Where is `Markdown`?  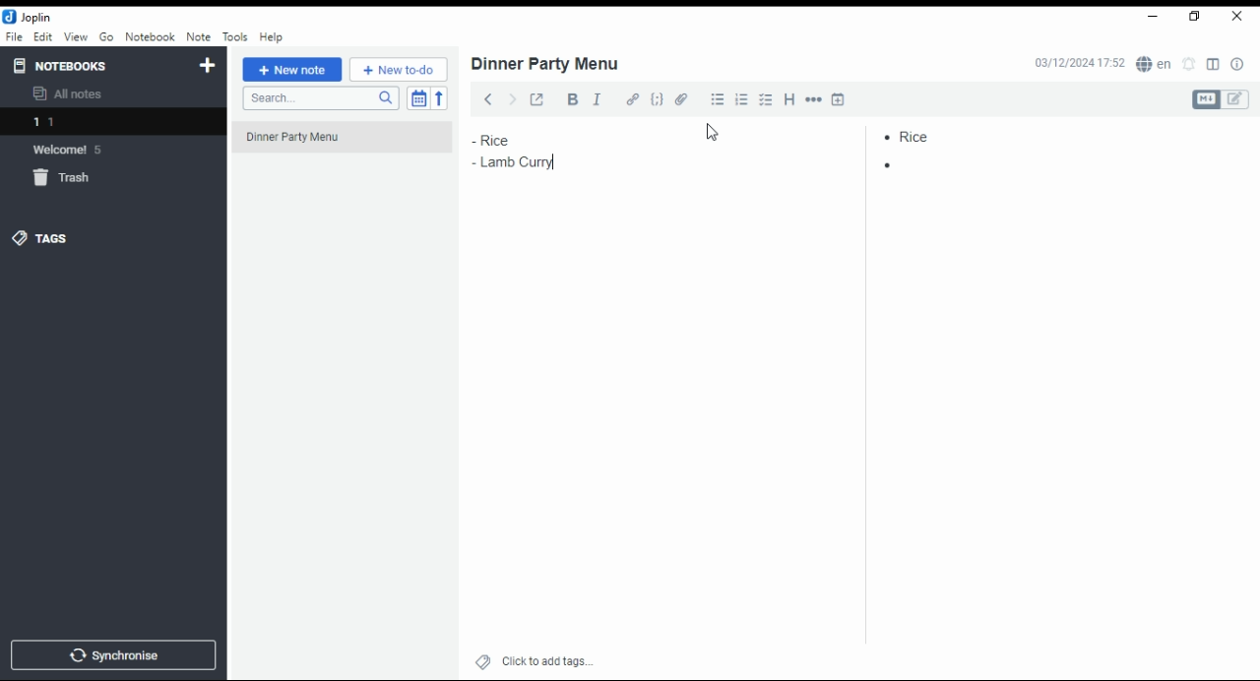 Markdown is located at coordinates (1205, 99).